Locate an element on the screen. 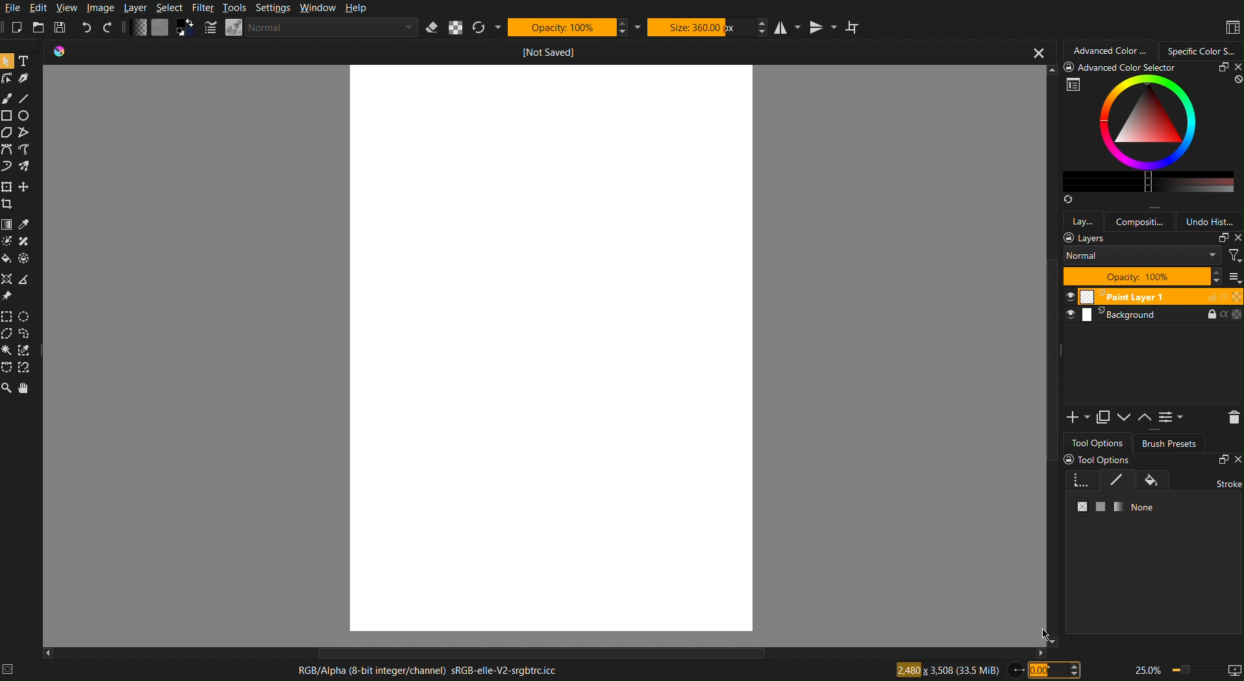 This screenshot has height=681, width=1244. Color Settings is located at coordinates (162, 29).